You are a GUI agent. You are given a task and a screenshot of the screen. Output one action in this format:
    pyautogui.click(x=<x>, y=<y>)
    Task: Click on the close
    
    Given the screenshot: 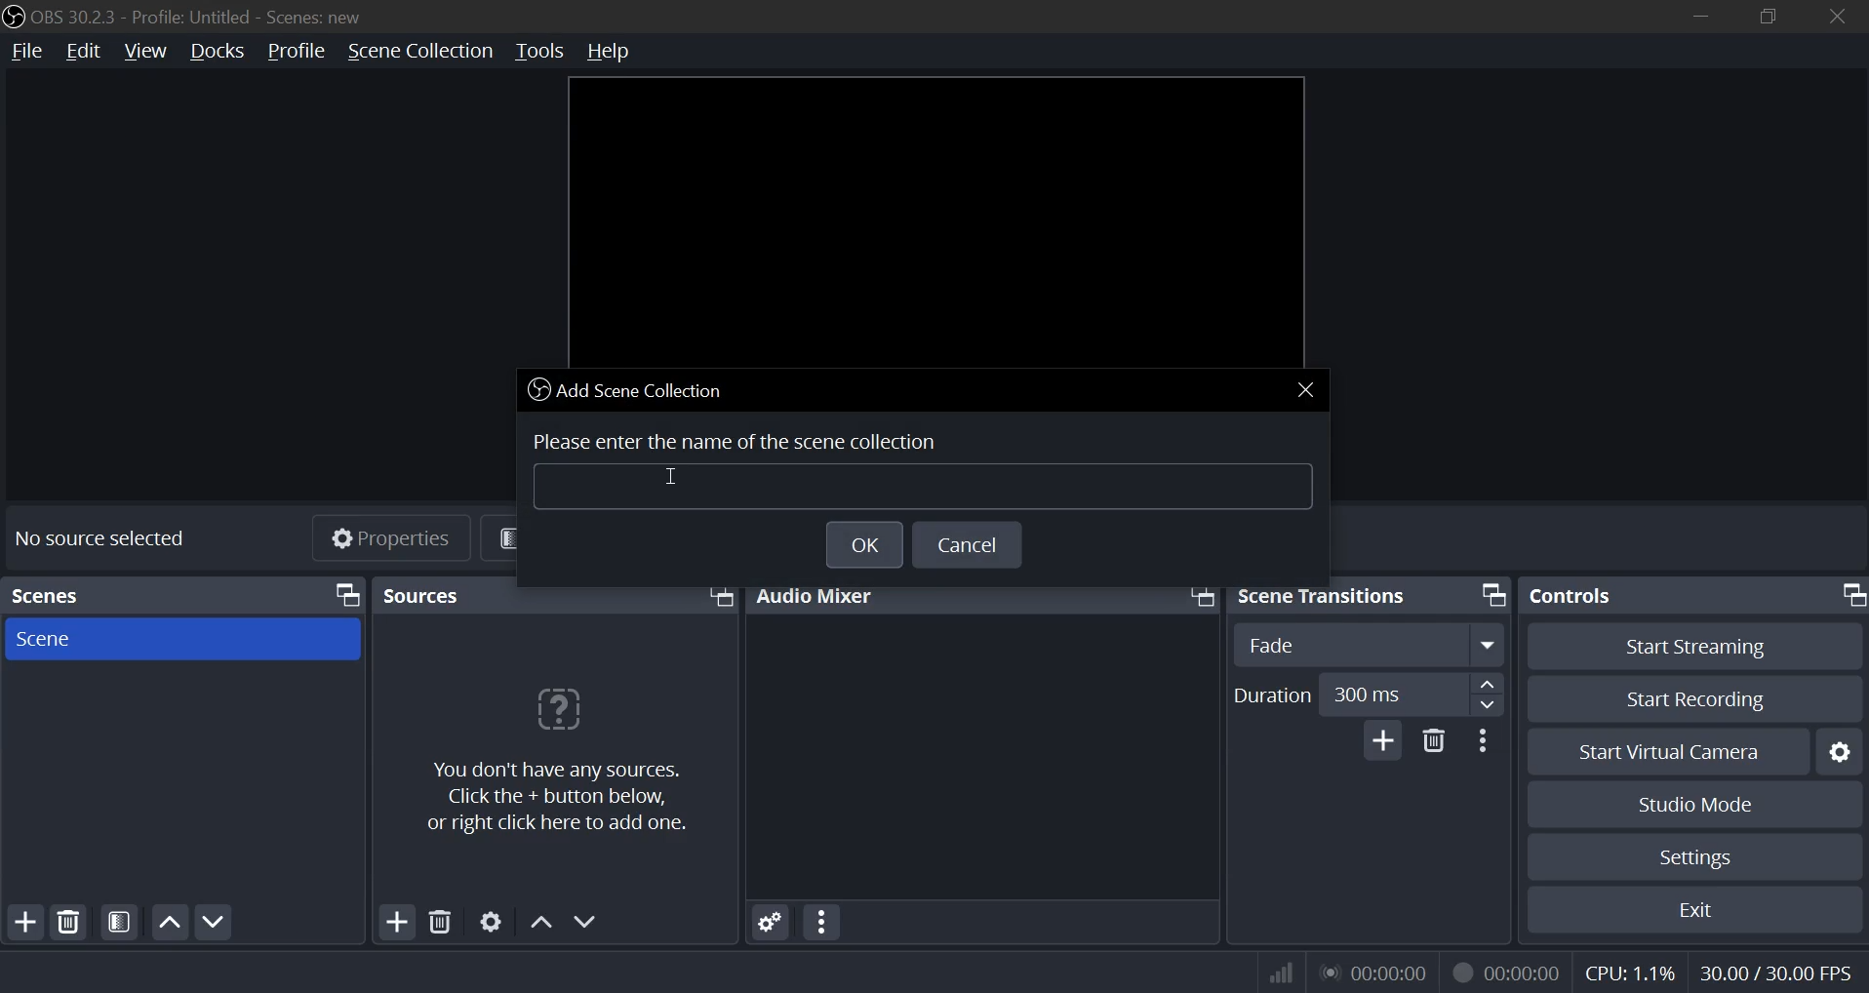 What is the action you would take?
    pyautogui.click(x=1307, y=388)
    